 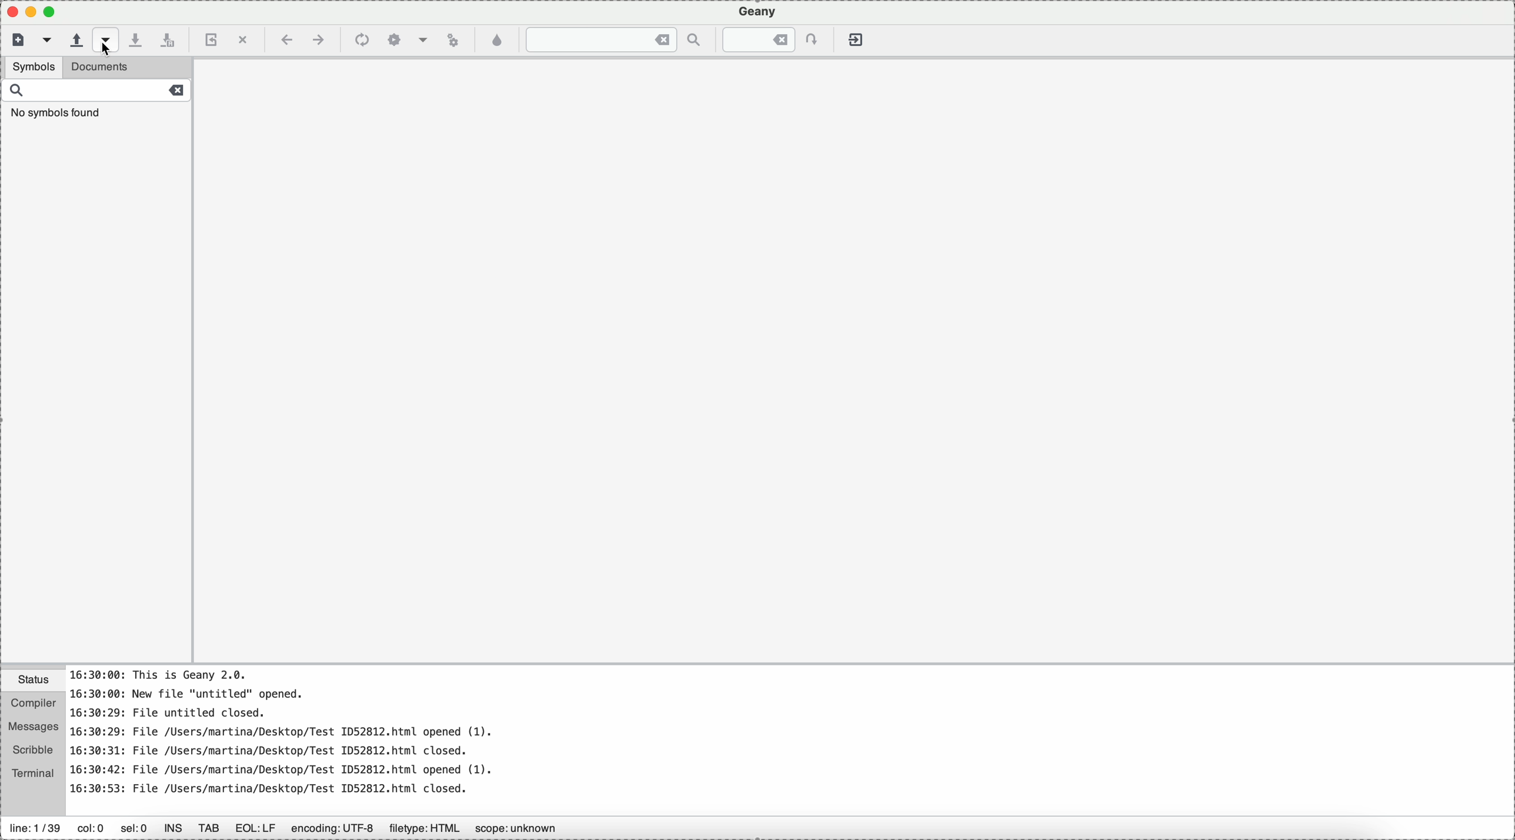 I want to click on line:1/39 col:0 sel:0 INS TAB EOL:LF encoding:UTF-8 filetype: HTML scope: unknown, so click(x=299, y=825).